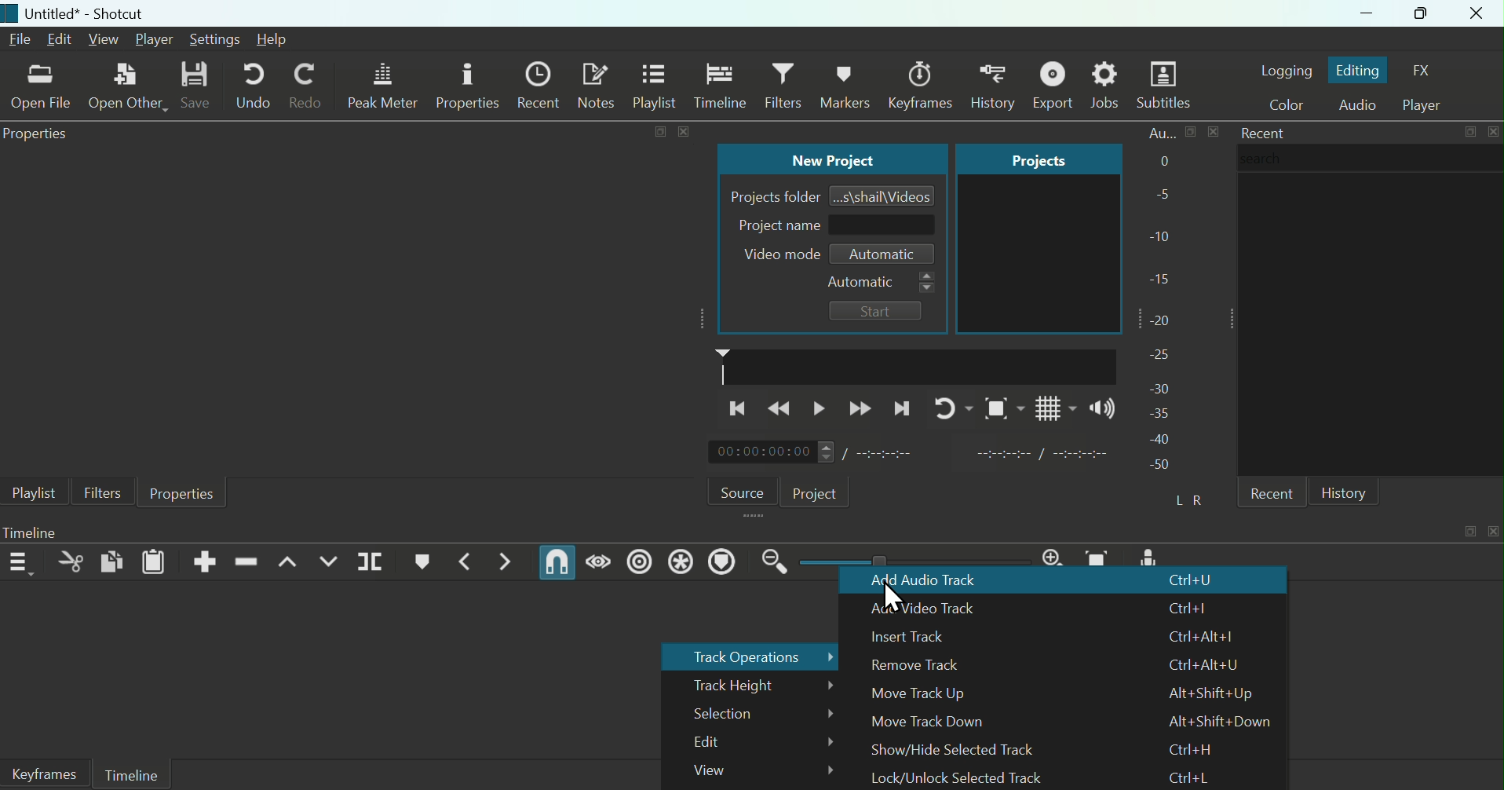 This screenshot has width=1504, height=790. What do you see at coordinates (876, 310) in the screenshot?
I see `Start` at bounding box center [876, 310].